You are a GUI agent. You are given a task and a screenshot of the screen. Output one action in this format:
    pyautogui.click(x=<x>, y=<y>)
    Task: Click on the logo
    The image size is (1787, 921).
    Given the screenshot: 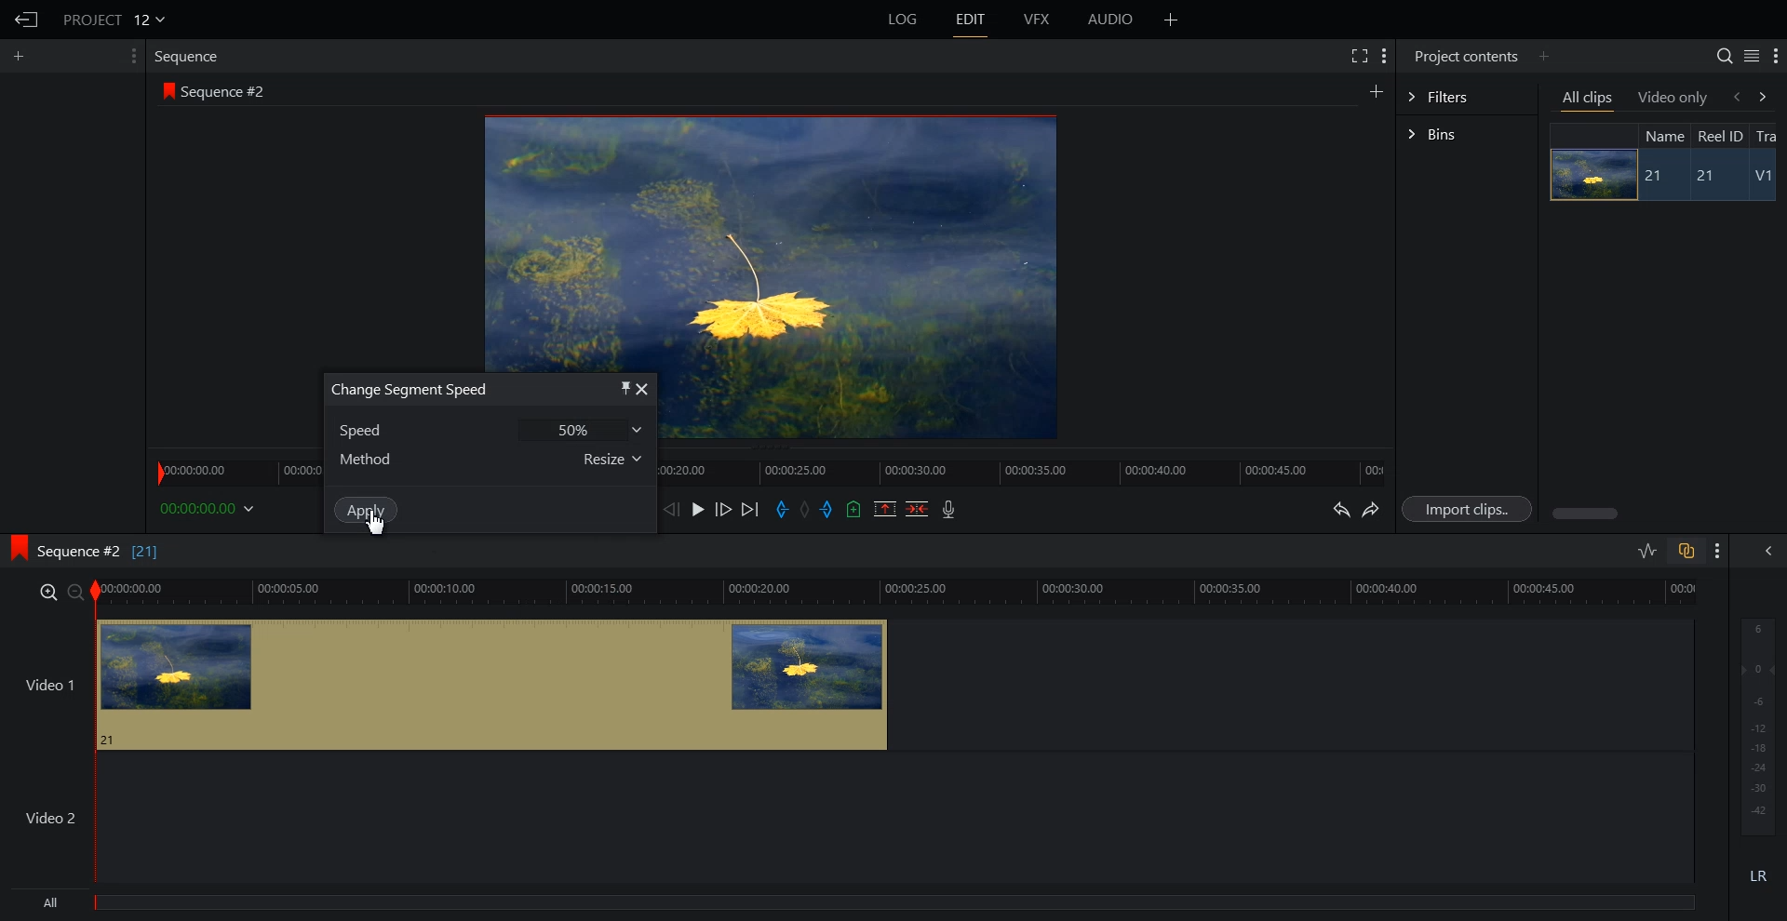 What is the action you would take?
    pyautogui.click(x=165, y=90)
    